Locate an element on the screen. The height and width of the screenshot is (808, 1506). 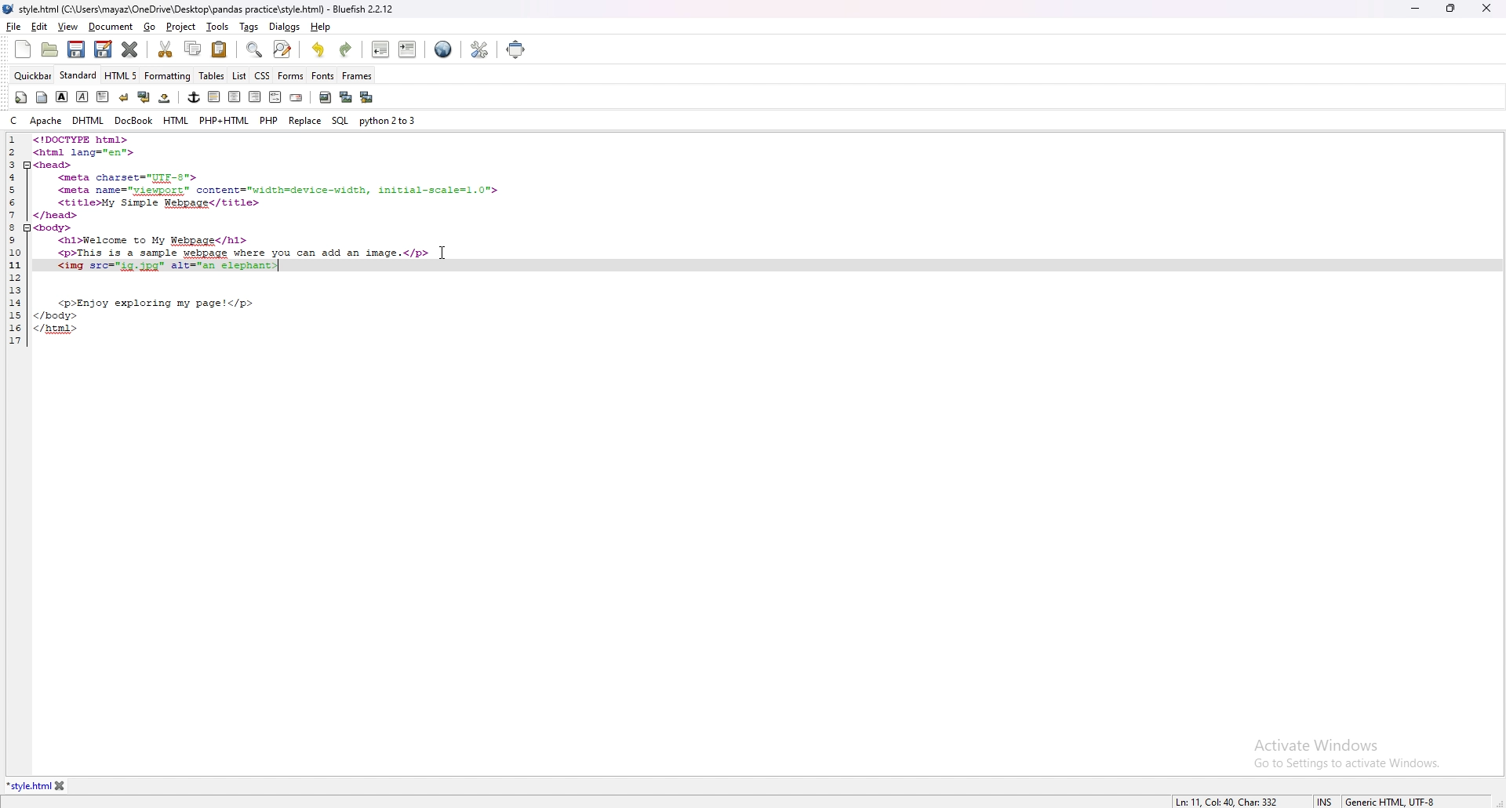
help is located at coordinates (322, 27).